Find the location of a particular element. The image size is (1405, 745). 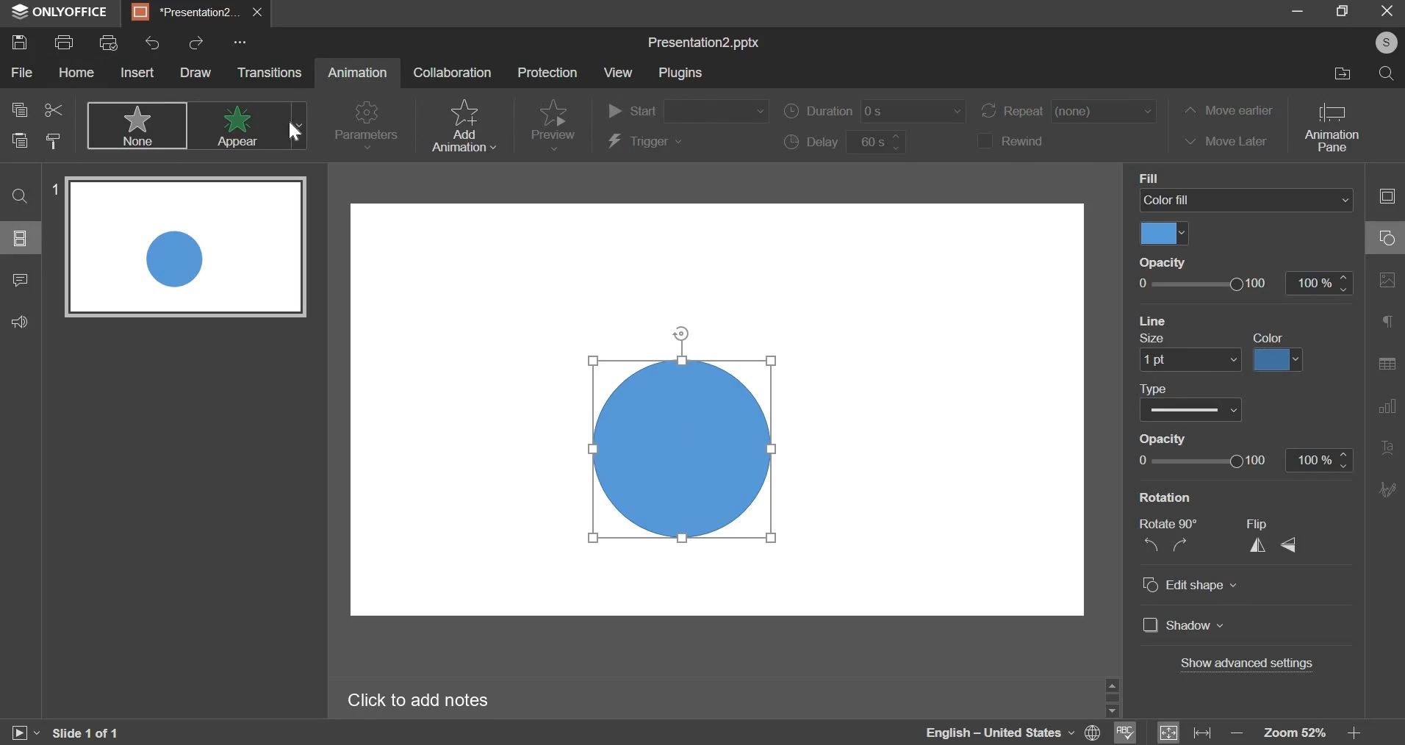

copy is located at coordinates (18, 108).